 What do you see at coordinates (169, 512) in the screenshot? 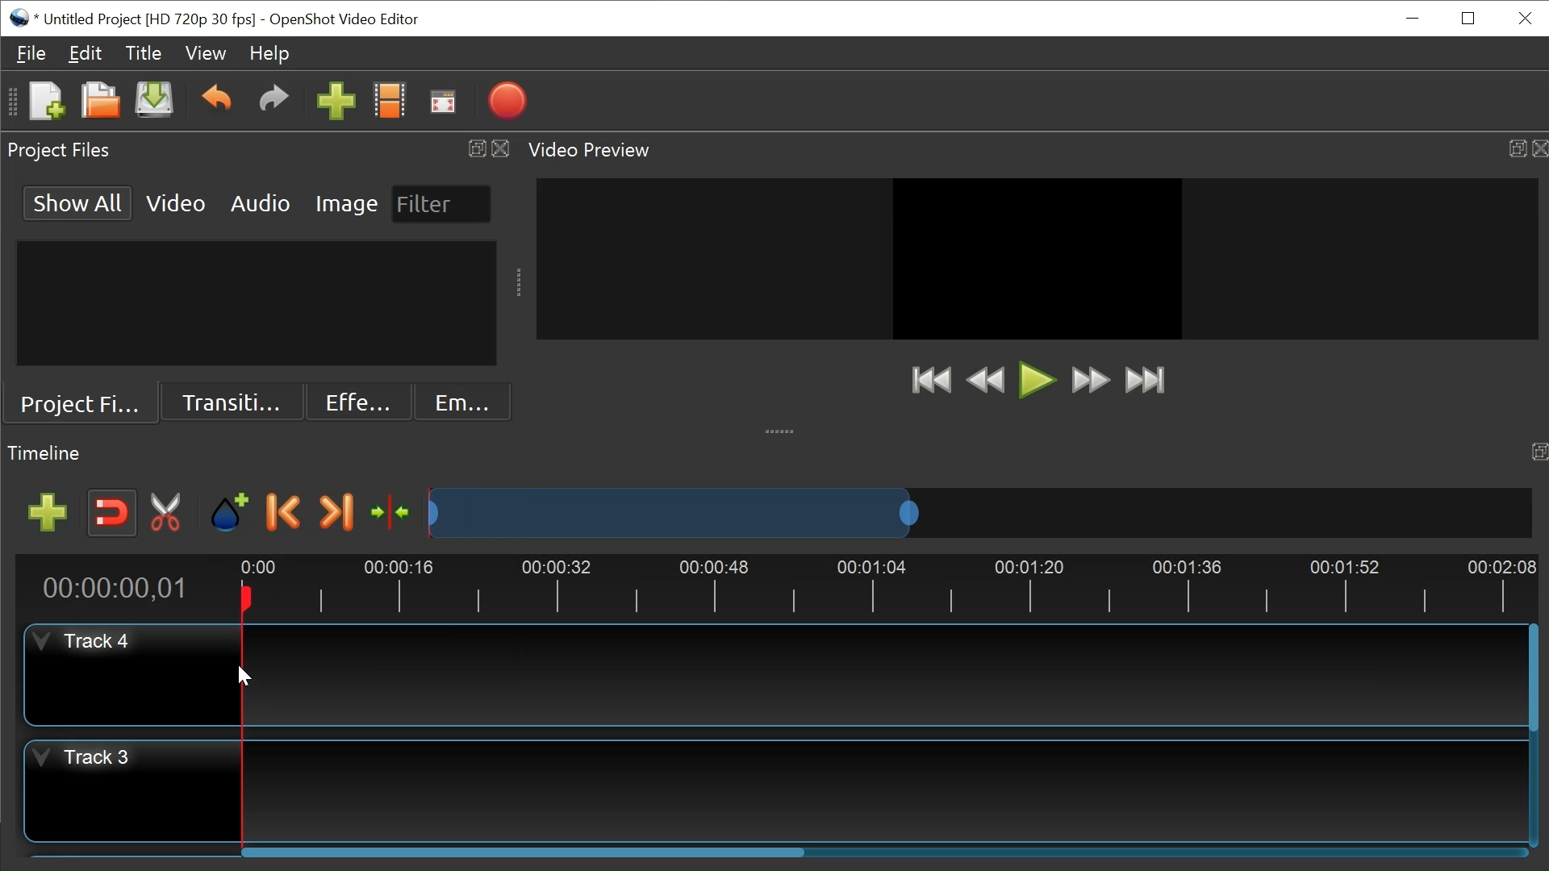
I see `Razor` at bounding box center [169, 512].